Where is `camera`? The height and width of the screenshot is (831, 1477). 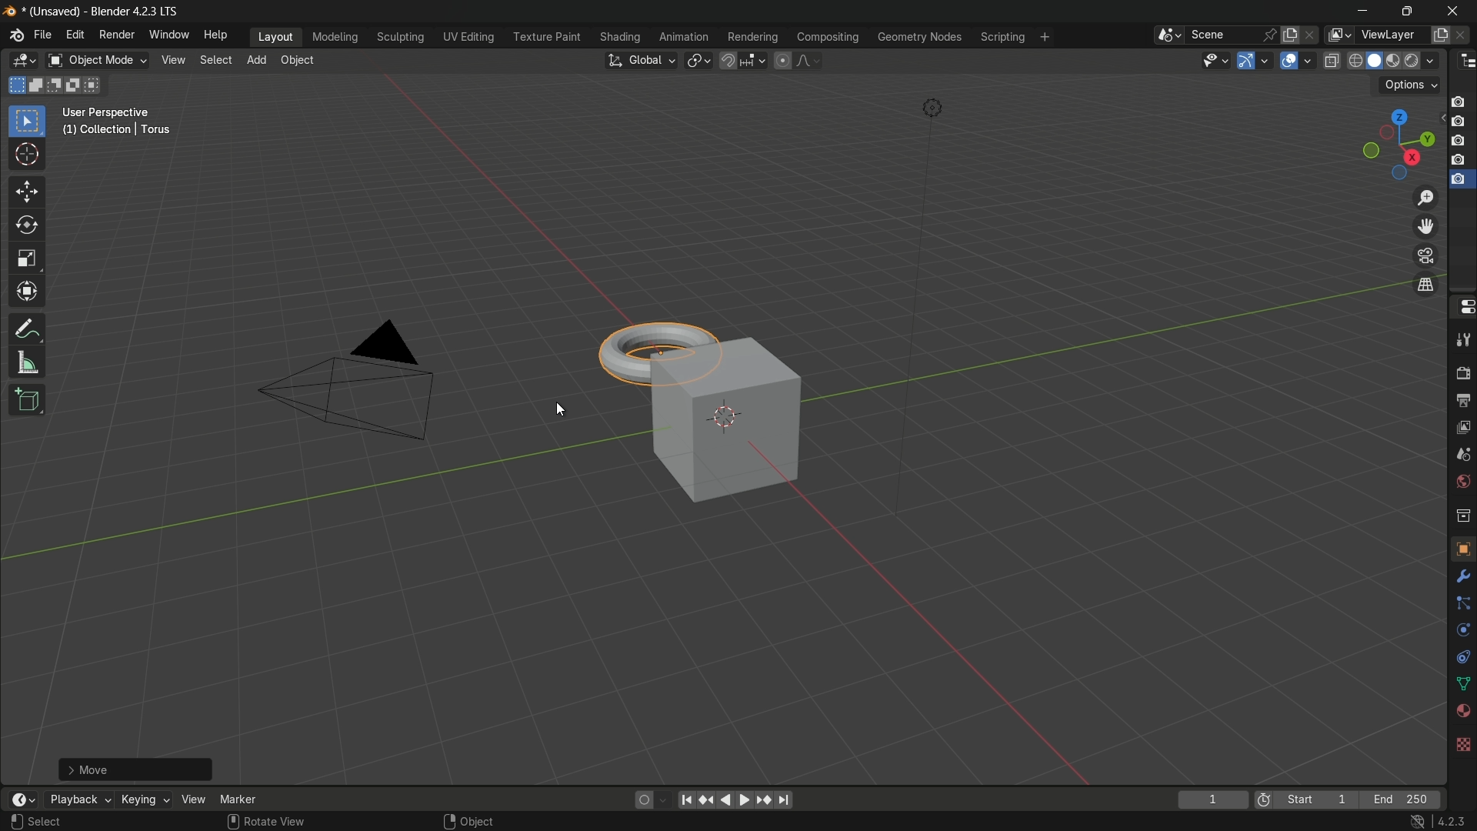 camera is located at coordinates (349, 380).